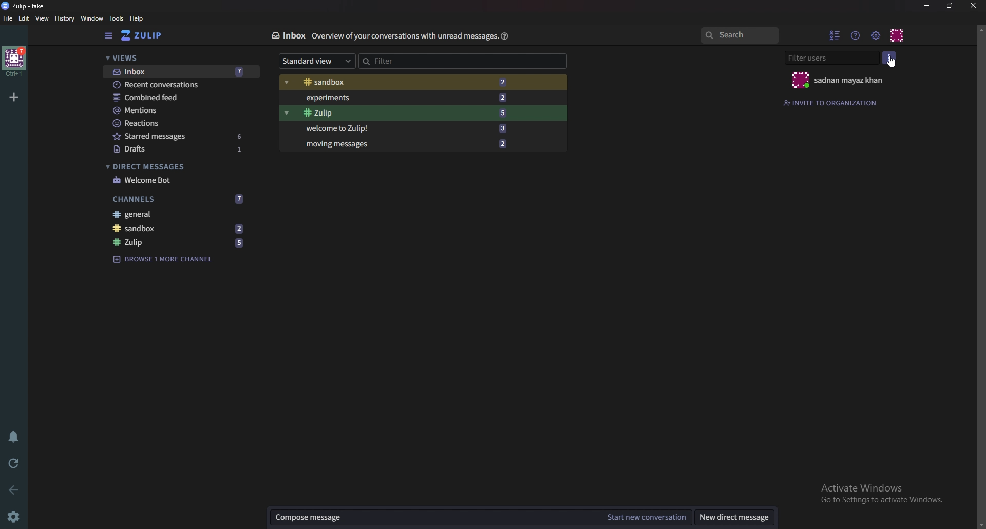  What do you see at coordinates (402, 36) in the screenshot?
I see `Info` at bounding box center [402, 36].